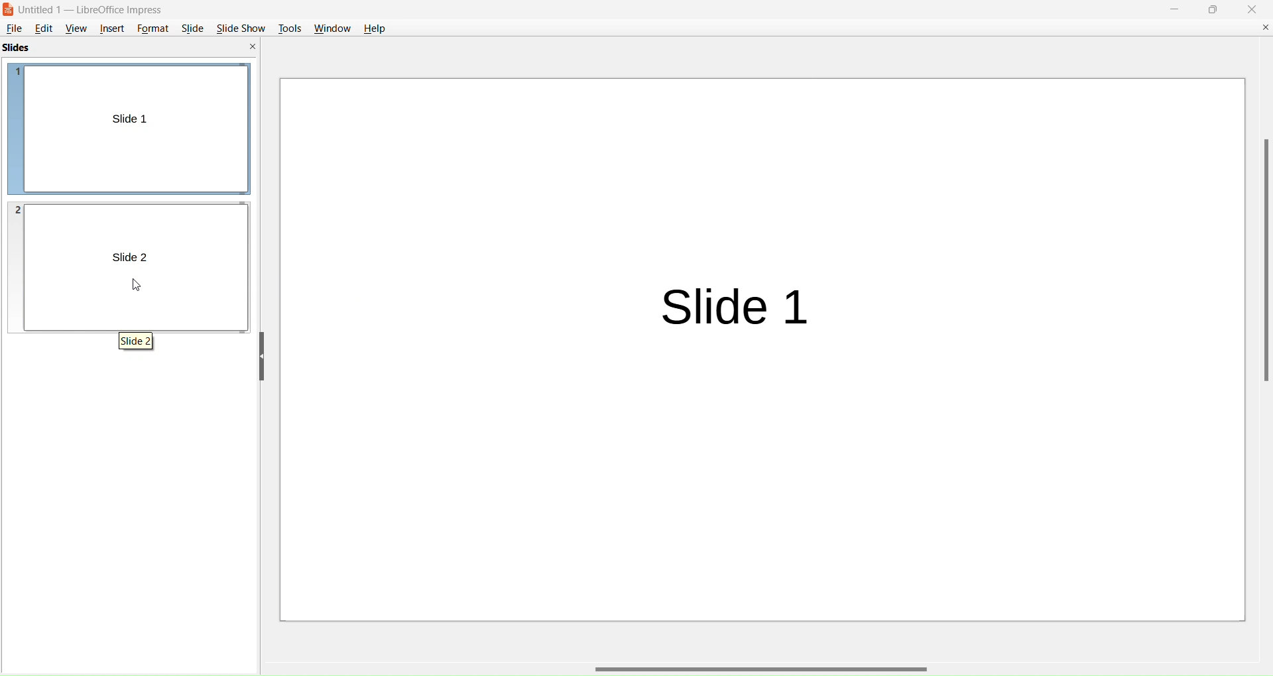 Image resolution: width=1273 pixels, height=676 pixels. Describe the element at coordinates (16, 49) in the screenshot. I see `slides` at that location.